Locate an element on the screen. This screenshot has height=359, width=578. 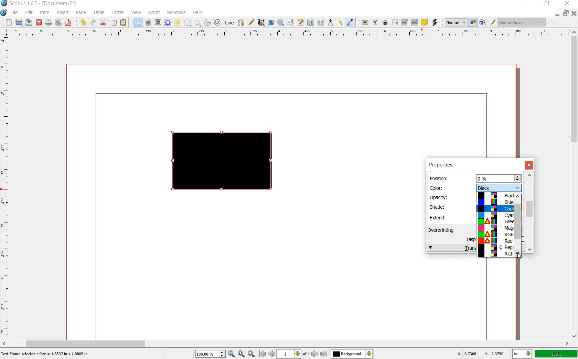
of 1 is located at coordinates (306, 355).